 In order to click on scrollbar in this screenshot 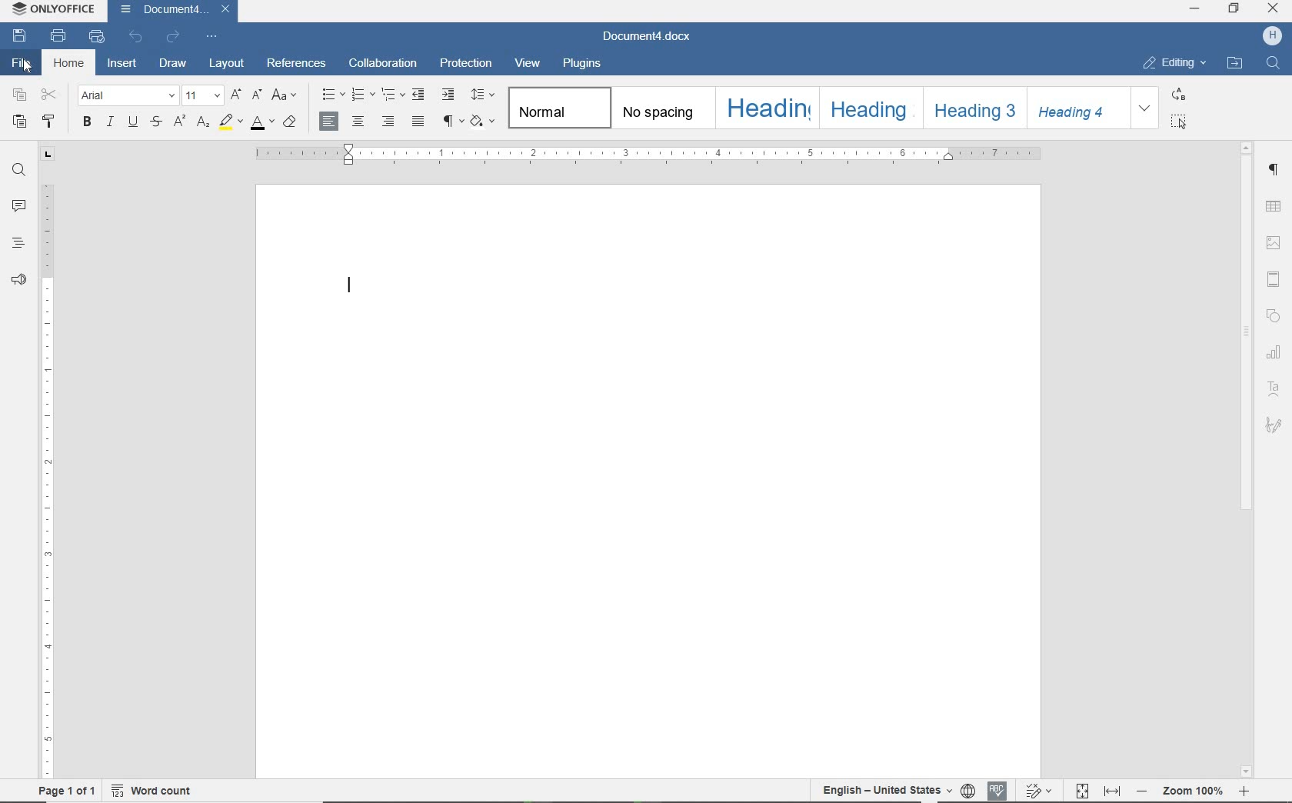, I will do `click(1249, 329)`.